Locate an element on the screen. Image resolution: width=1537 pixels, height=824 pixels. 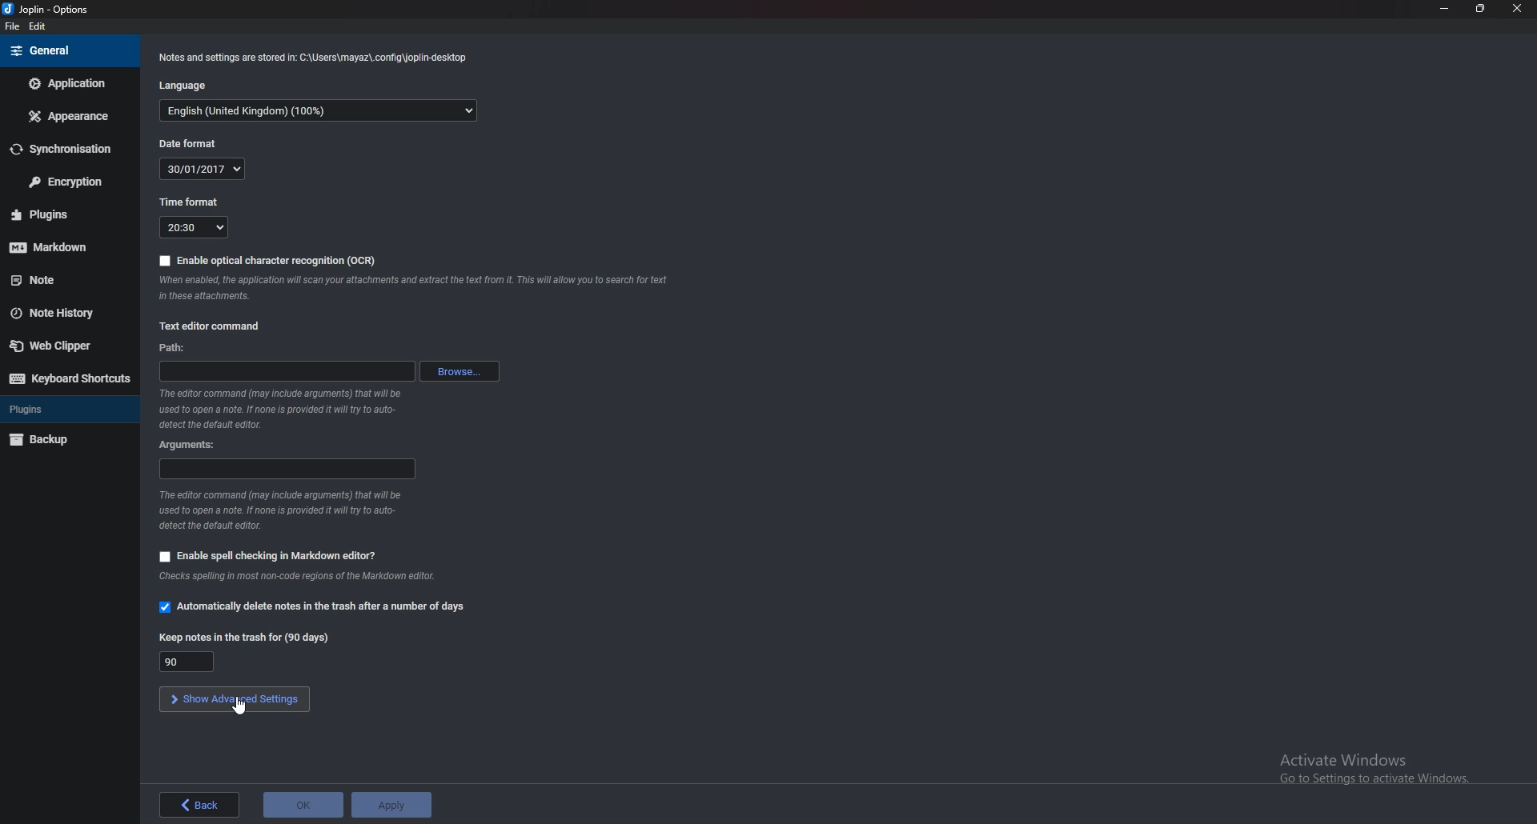
Encryption is located at coordinates (67, 181).